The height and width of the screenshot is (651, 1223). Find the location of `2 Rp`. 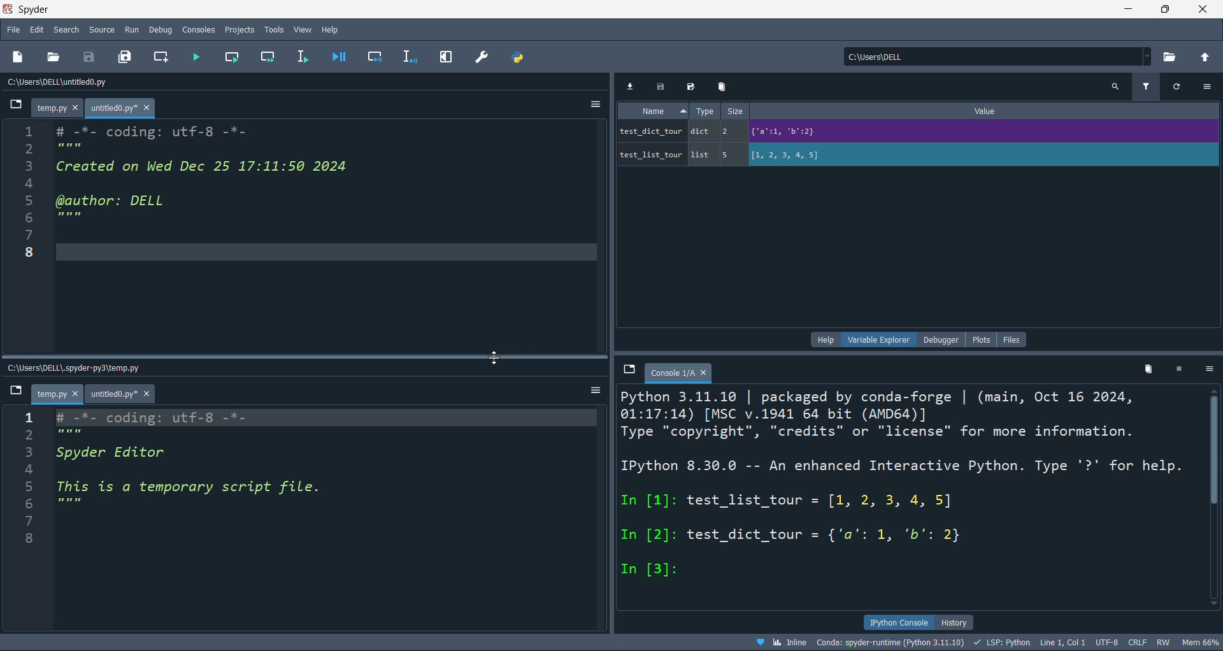

2 Rp is located at coordinates (67, 436).